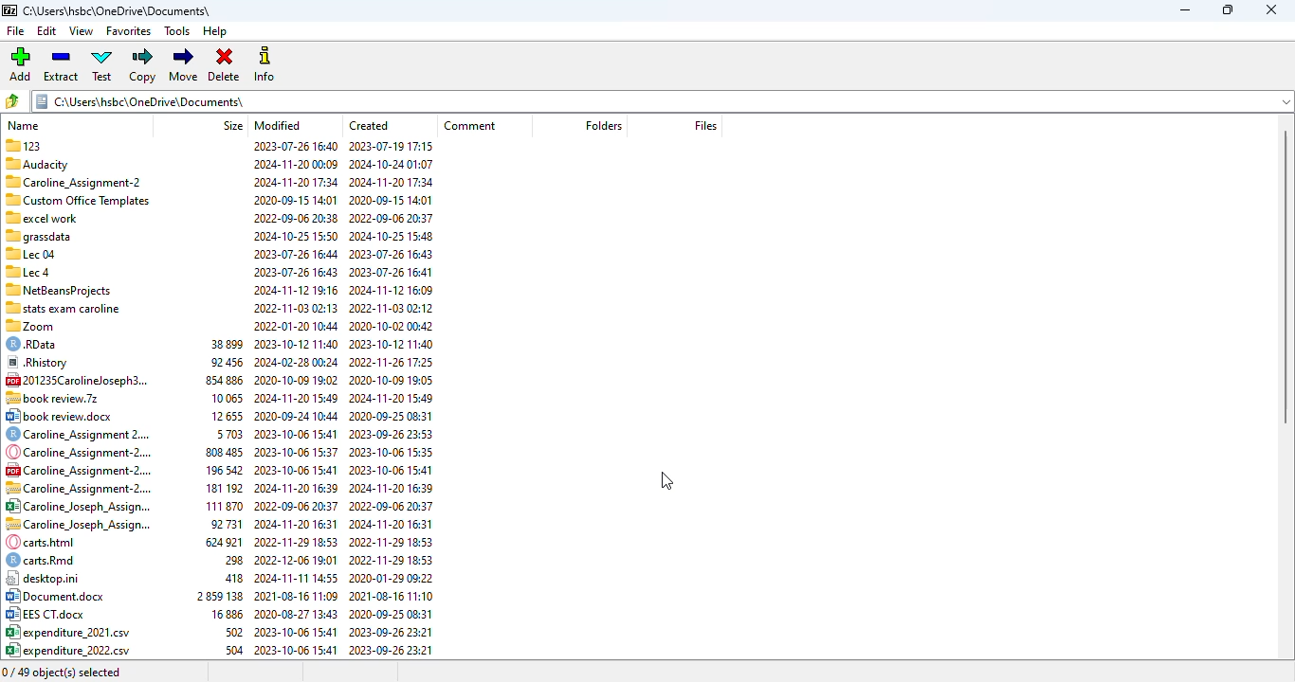 The width and height of the screenshot is (1295, 682). What do you see at coordinates (219, 469) in the screenshot?
I see ` Caroline Assignment-2.... 181192 2024-11-20 16:39 2024-11-20 16:39` at bounding box center [219, 469].